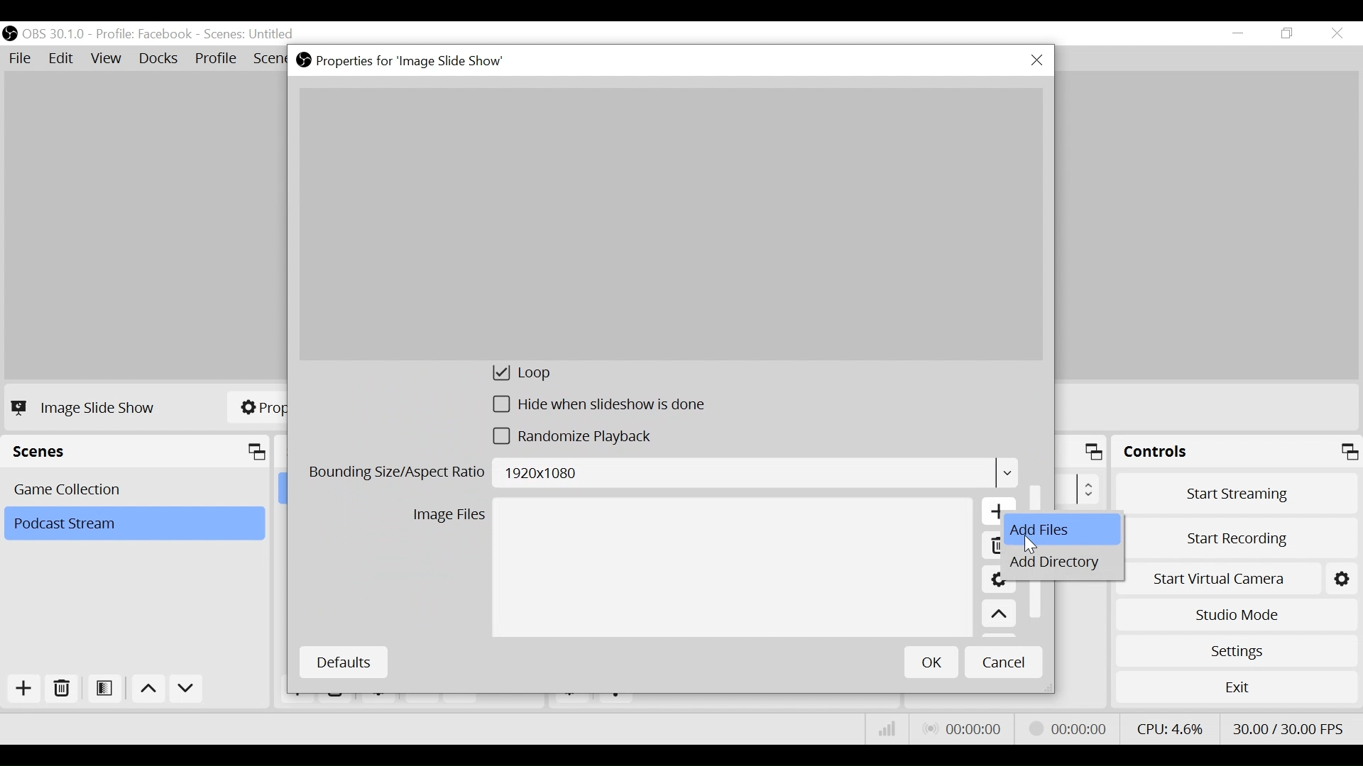  I want to click on Settings, so click(1236, 650).